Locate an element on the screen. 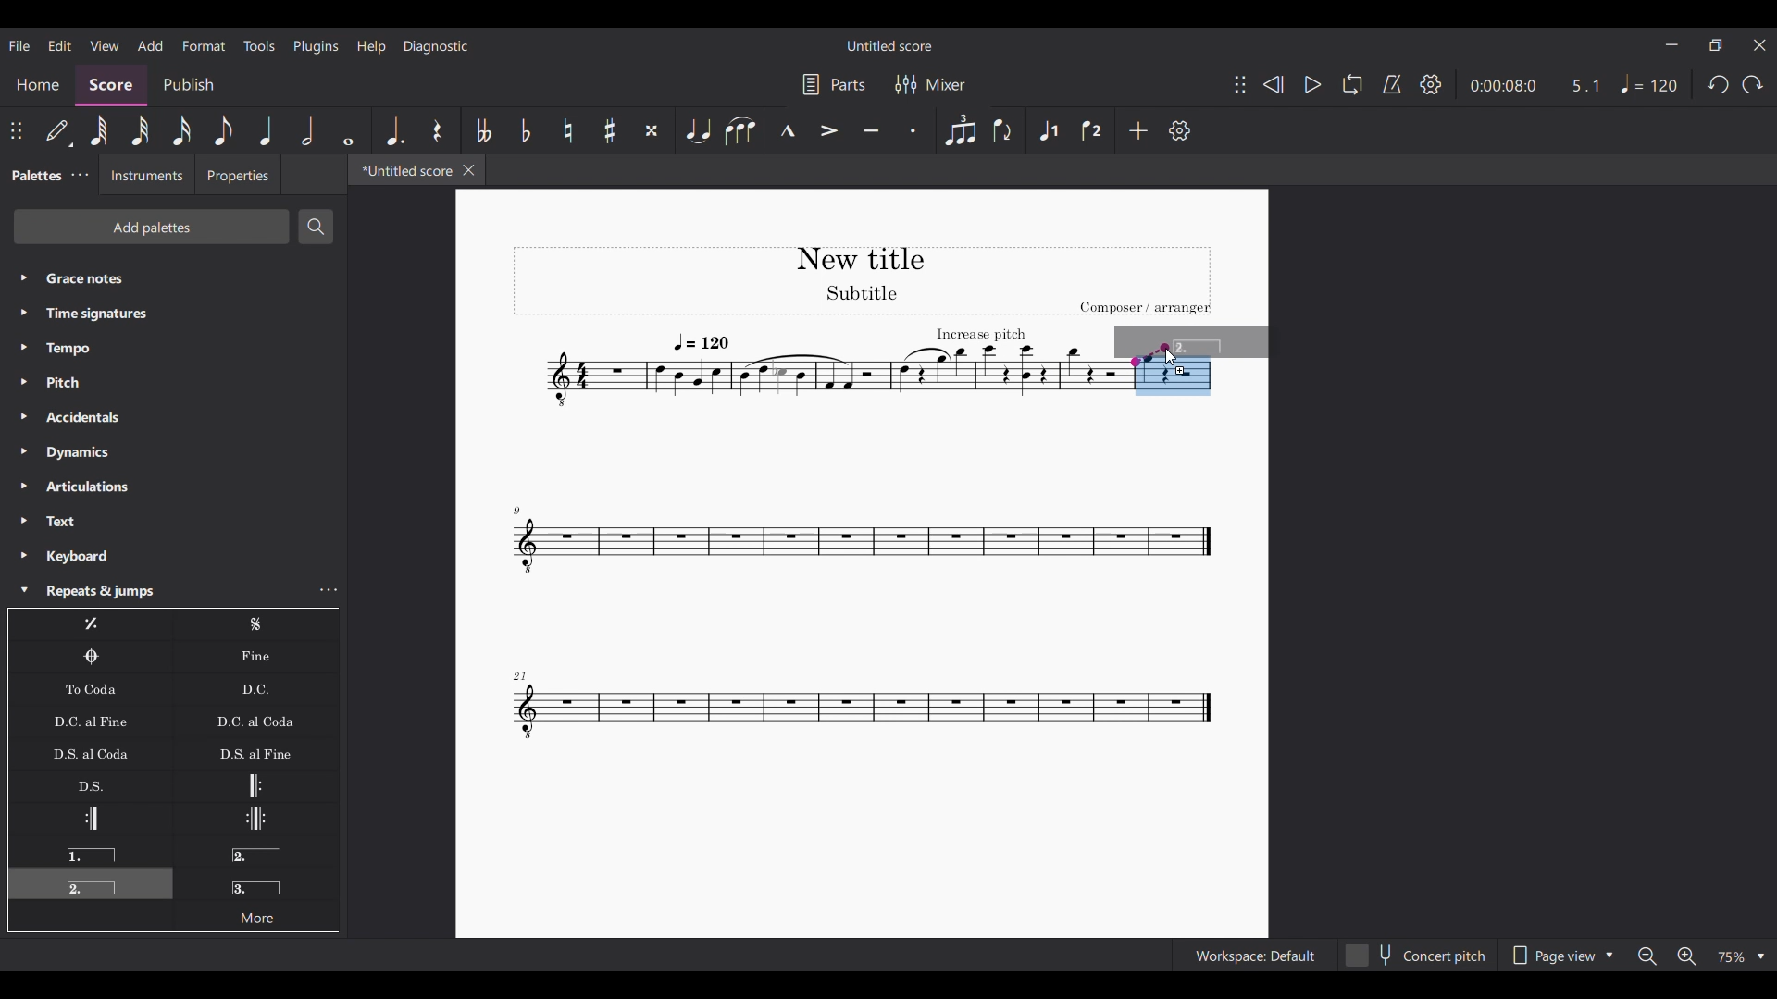 Image resolution: width=1777 pixels, height=999 pixels. Toggle double sharp is located at coordinates (653, 130).